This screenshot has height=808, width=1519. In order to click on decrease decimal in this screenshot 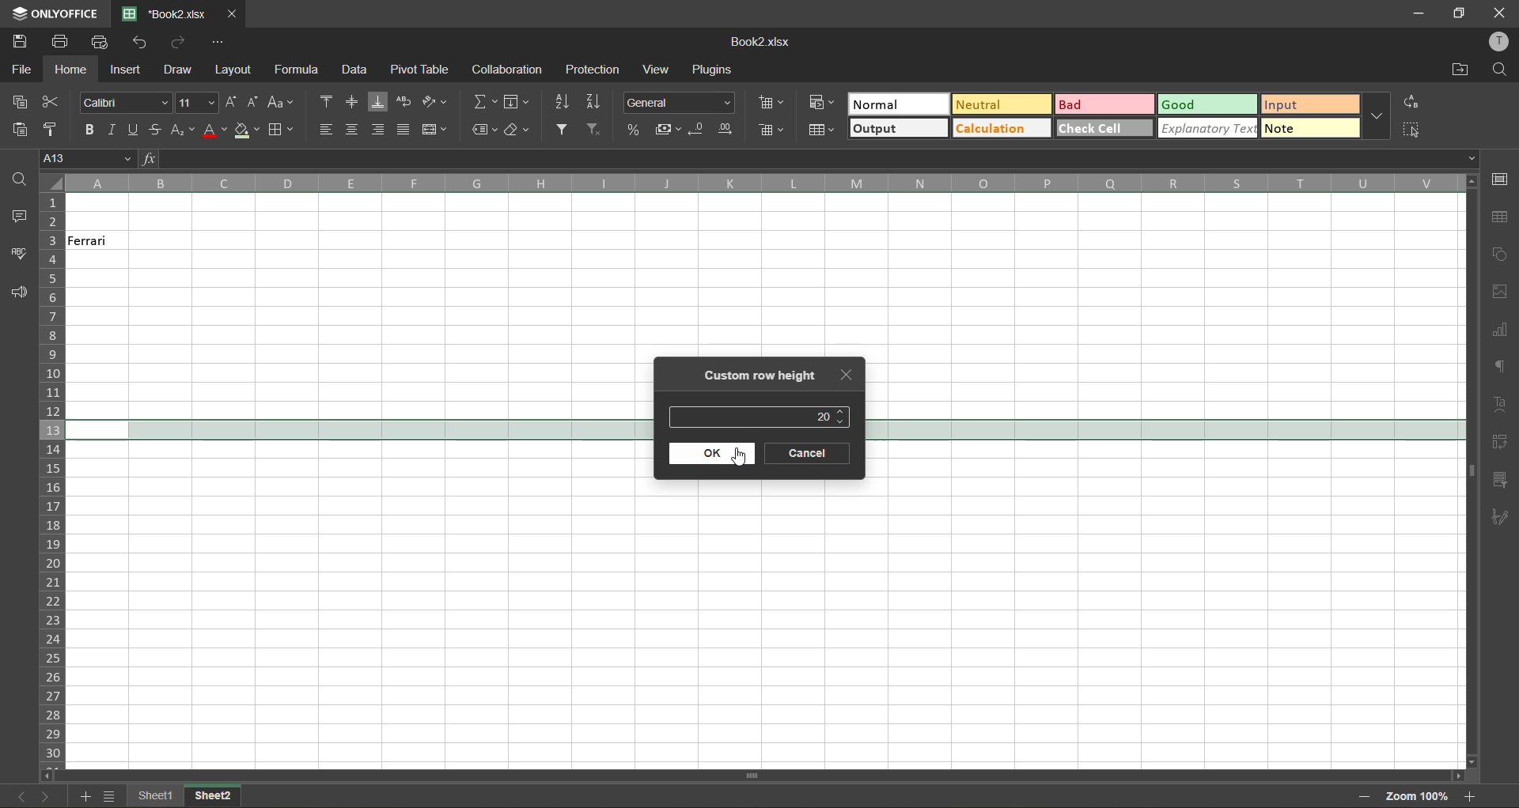, I will do `click(699, 129)`.